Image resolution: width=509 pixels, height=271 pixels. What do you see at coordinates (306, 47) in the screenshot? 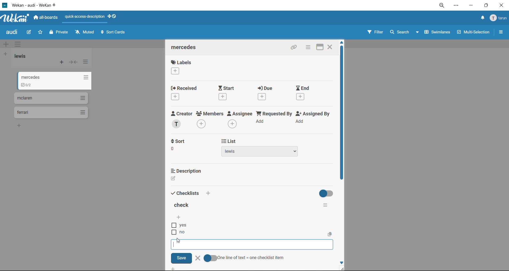
I see `card actions` at bounding box center [306, 47].